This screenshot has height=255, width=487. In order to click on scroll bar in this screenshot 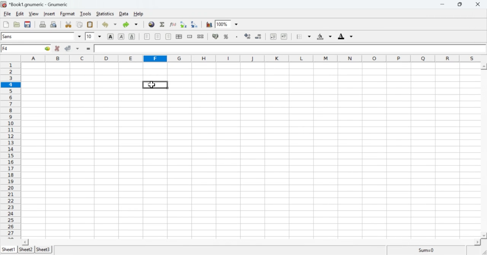, I will do `click(255, 242)`.